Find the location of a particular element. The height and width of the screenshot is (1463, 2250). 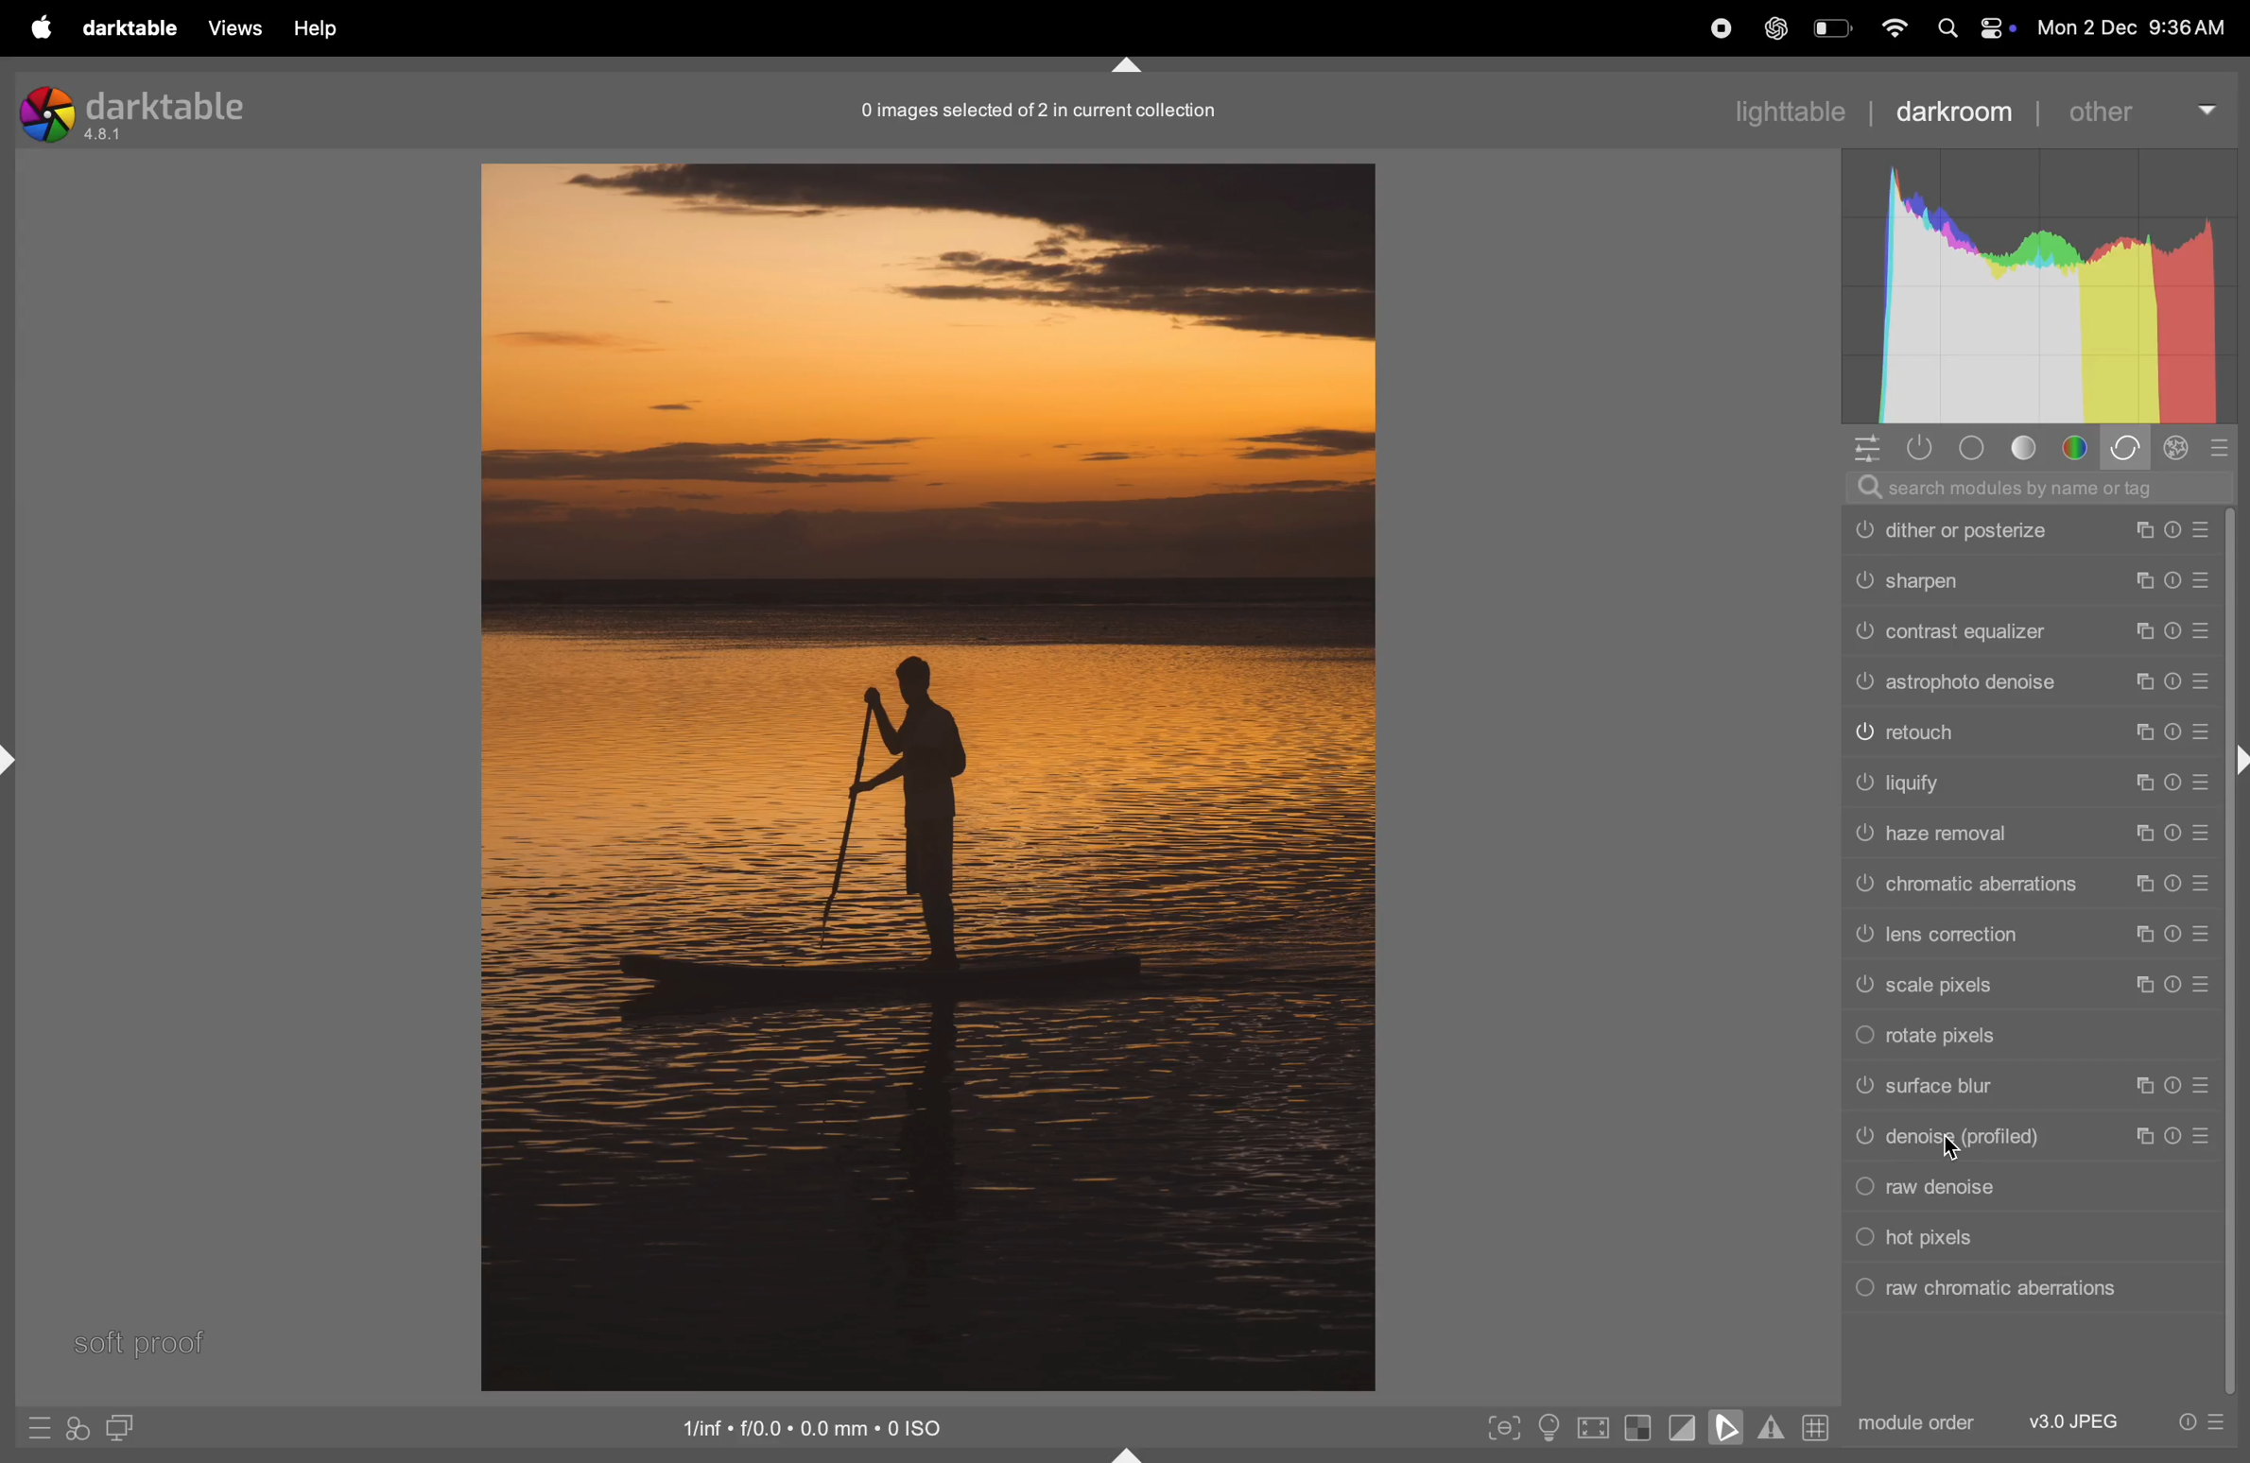

search is located at coordinates (2042, 489).